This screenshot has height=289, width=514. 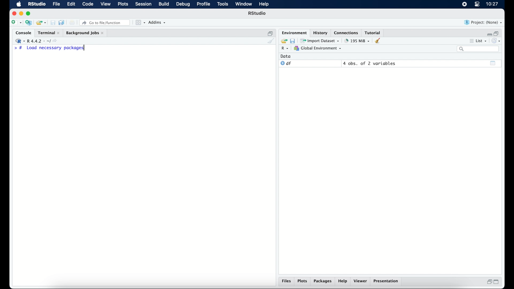 I want to click on packages, so click(x=323, y=282).